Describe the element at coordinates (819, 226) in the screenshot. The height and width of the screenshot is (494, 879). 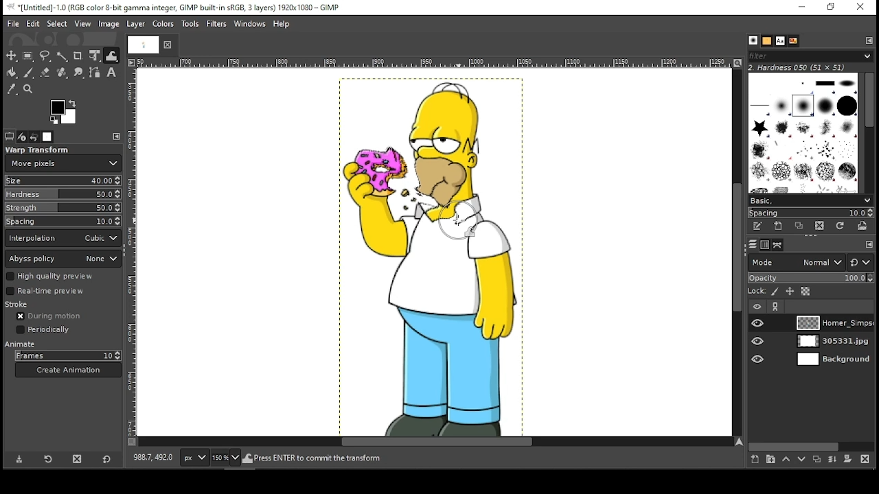
I see `delete brush` at that location.